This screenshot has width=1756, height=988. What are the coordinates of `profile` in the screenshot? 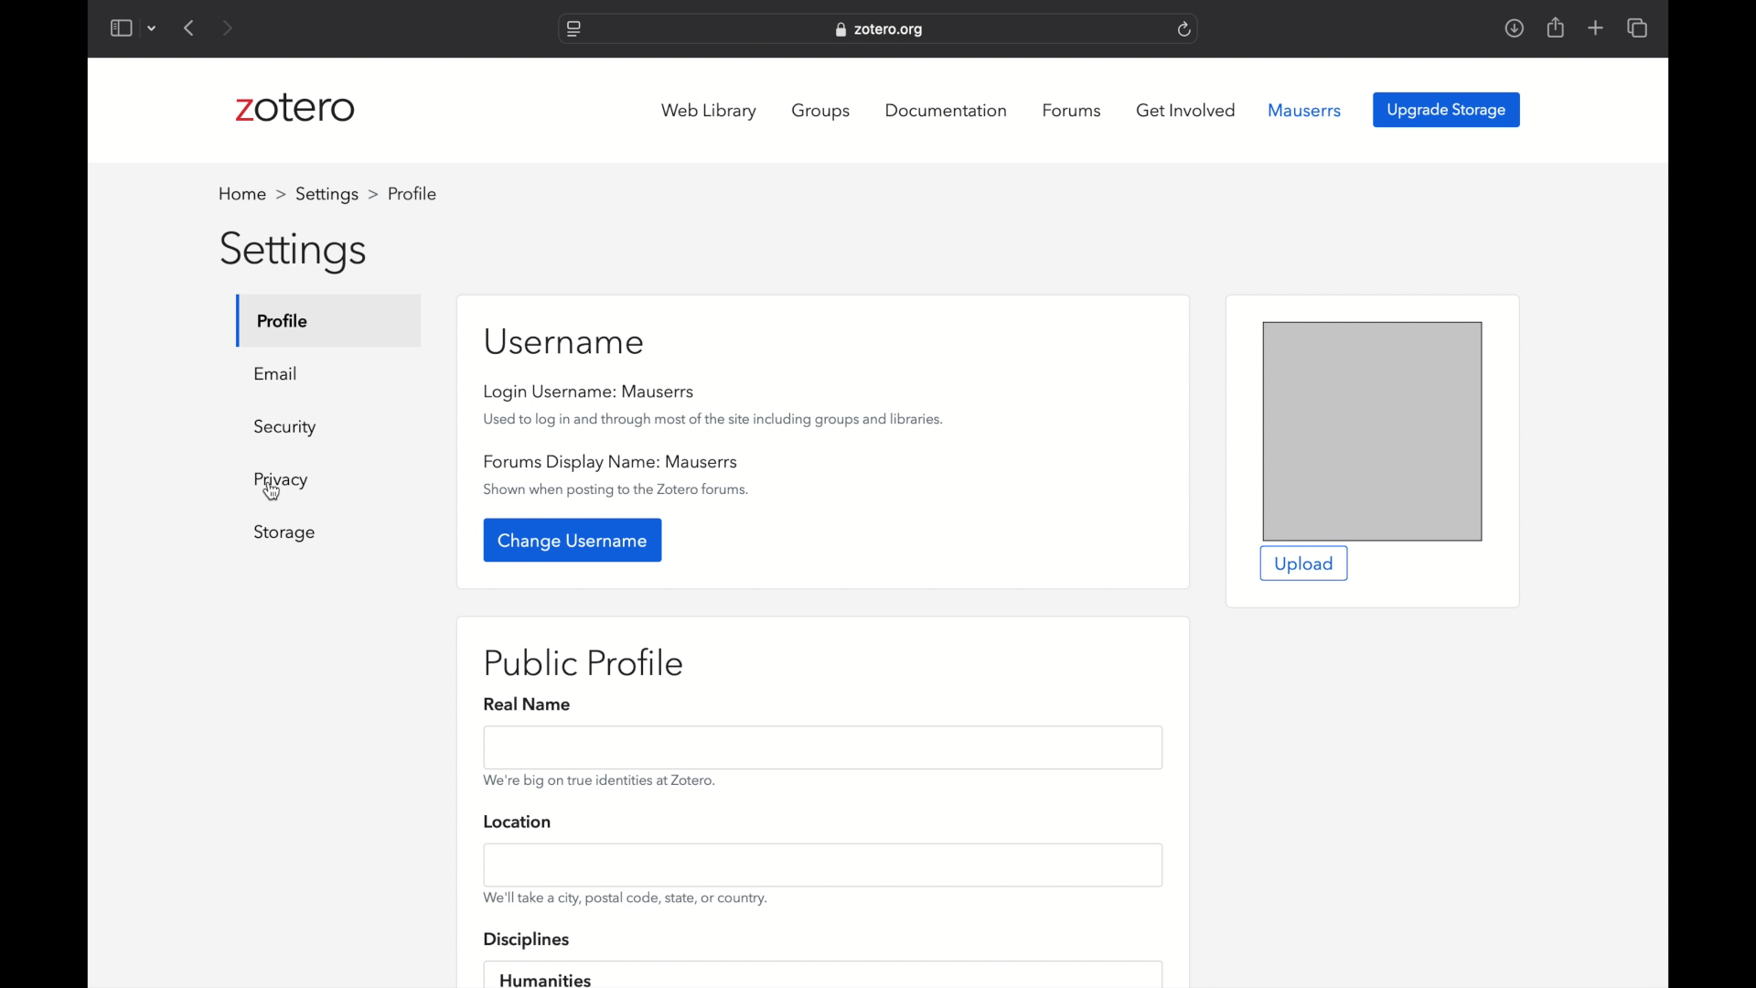 It's located at (412, 193).